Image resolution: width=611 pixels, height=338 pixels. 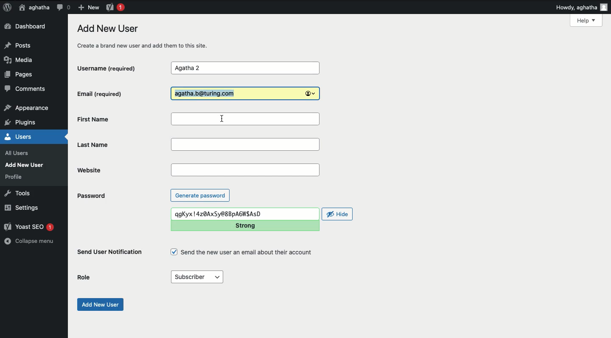 I want to click on aghatha, so click(x=33, y=7).